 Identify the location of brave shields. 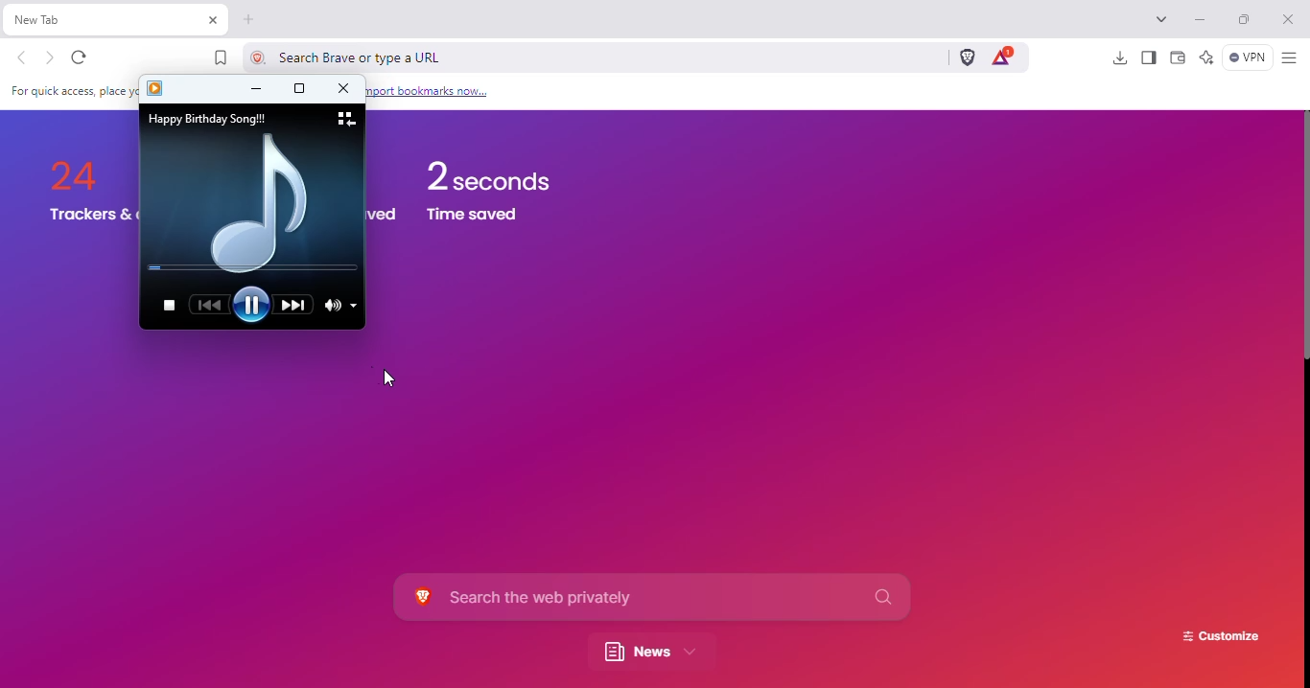
(968, 57).